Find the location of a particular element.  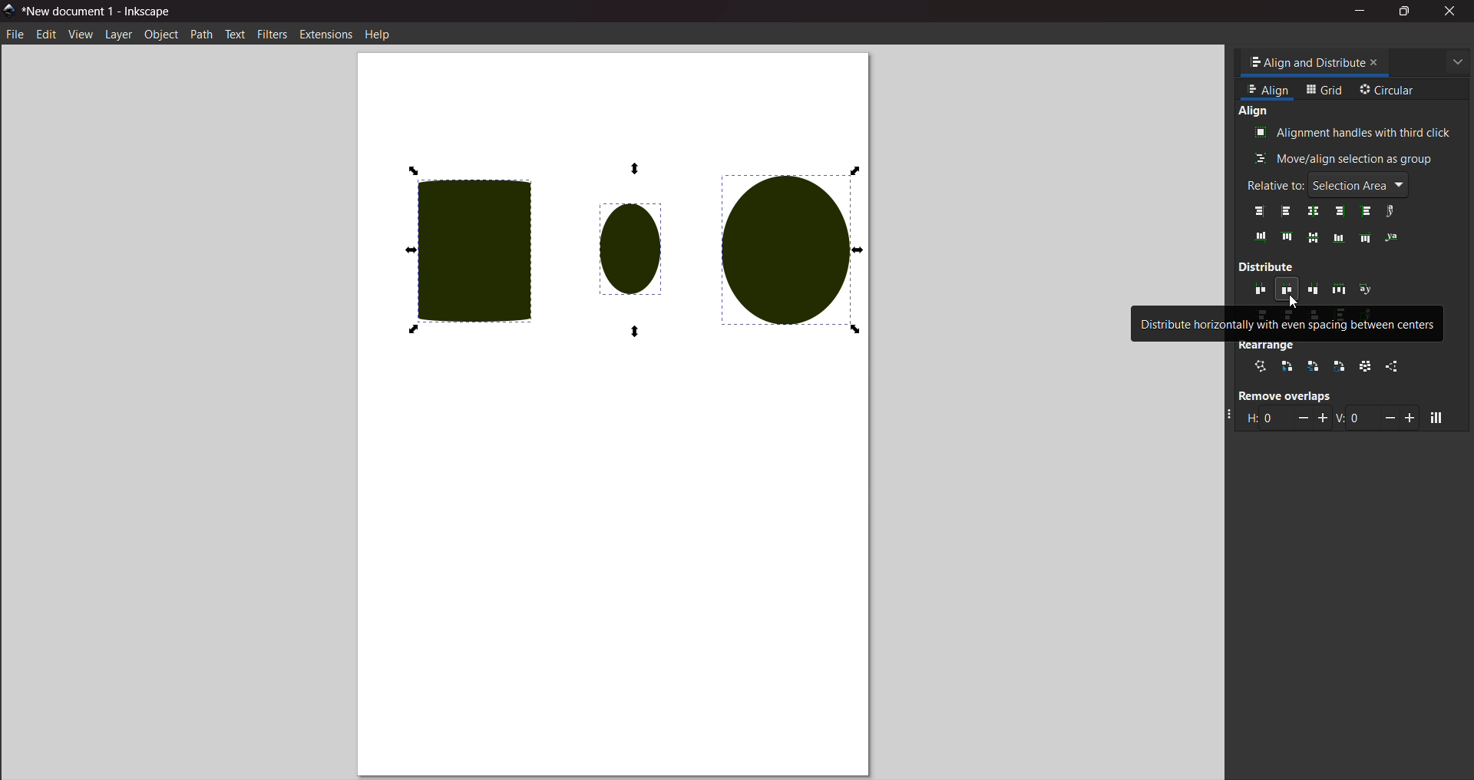

align is located at coordinates (1258, 113).